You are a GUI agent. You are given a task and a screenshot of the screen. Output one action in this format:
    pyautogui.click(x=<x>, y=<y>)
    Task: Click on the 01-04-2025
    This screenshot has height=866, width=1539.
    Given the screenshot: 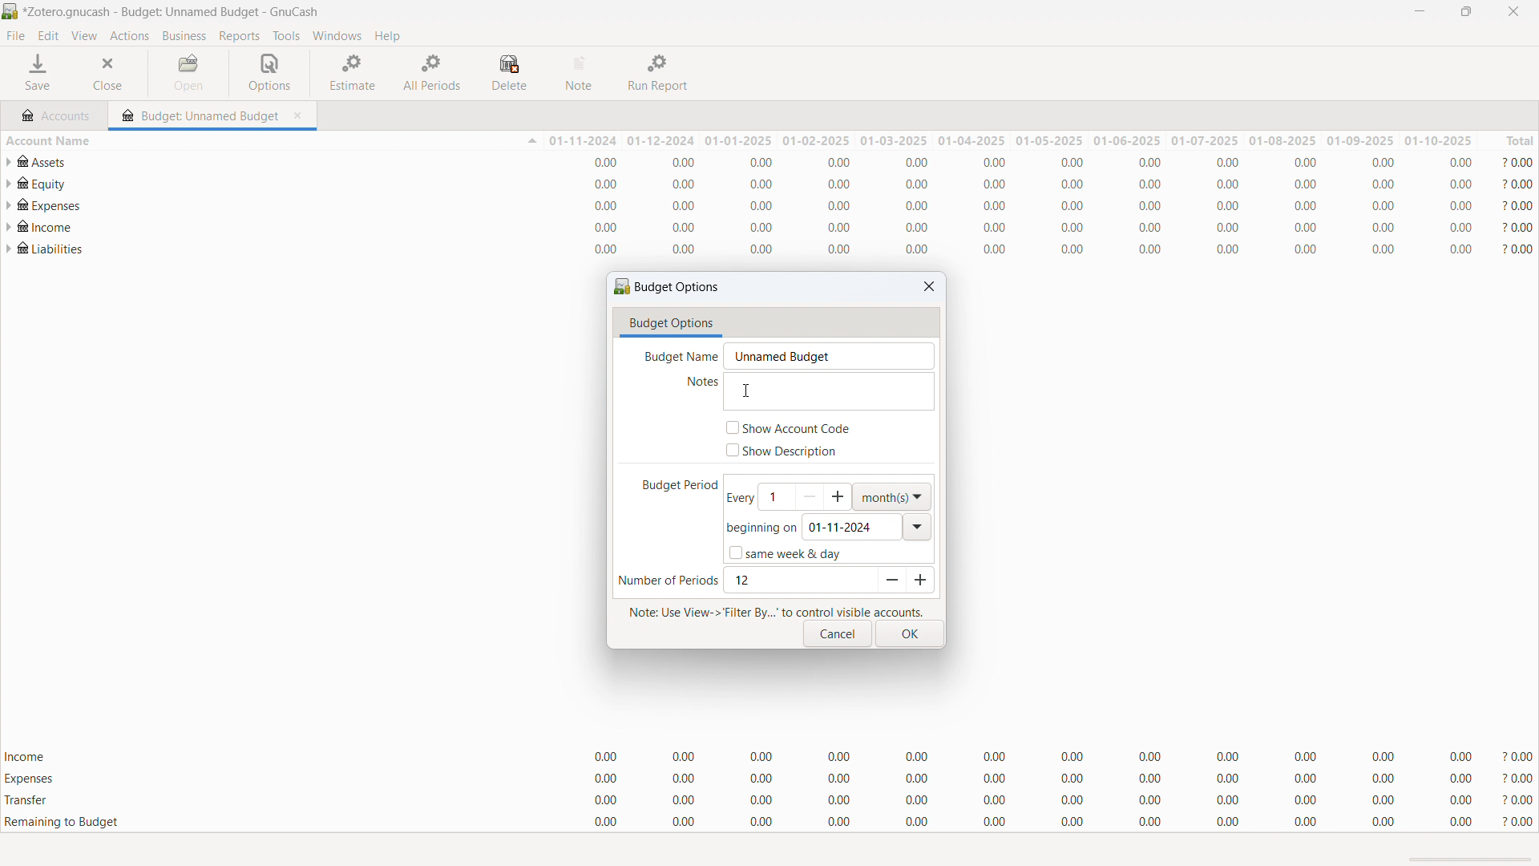 What is the action you would take?
    pyautogui.click(x=968, y=140)
    